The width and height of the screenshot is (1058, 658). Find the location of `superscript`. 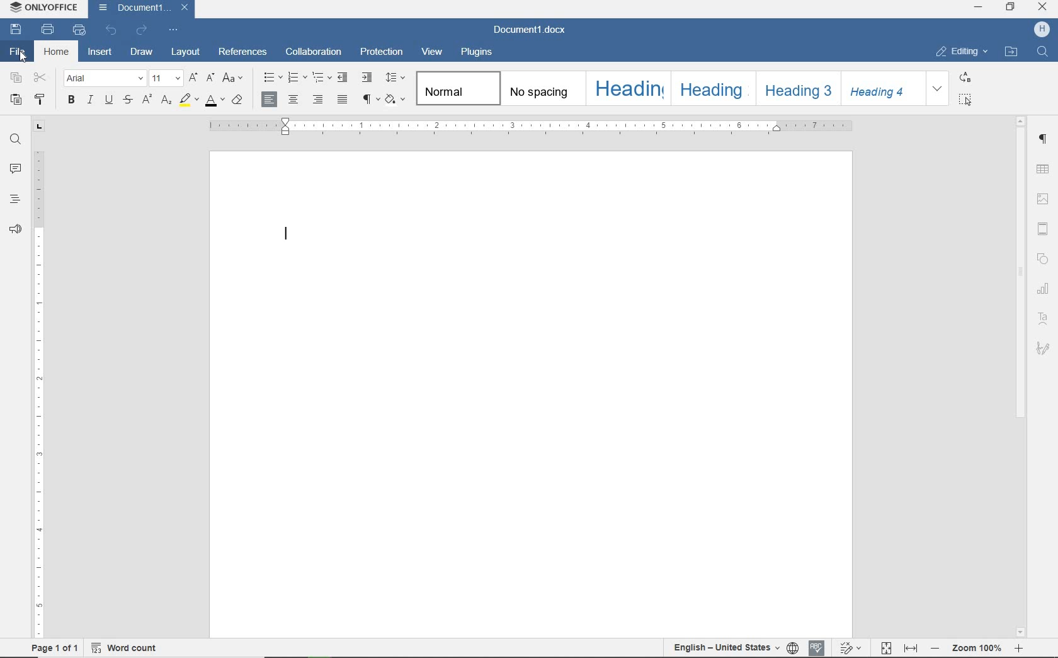

superscript is located at coordinates (147, 100).